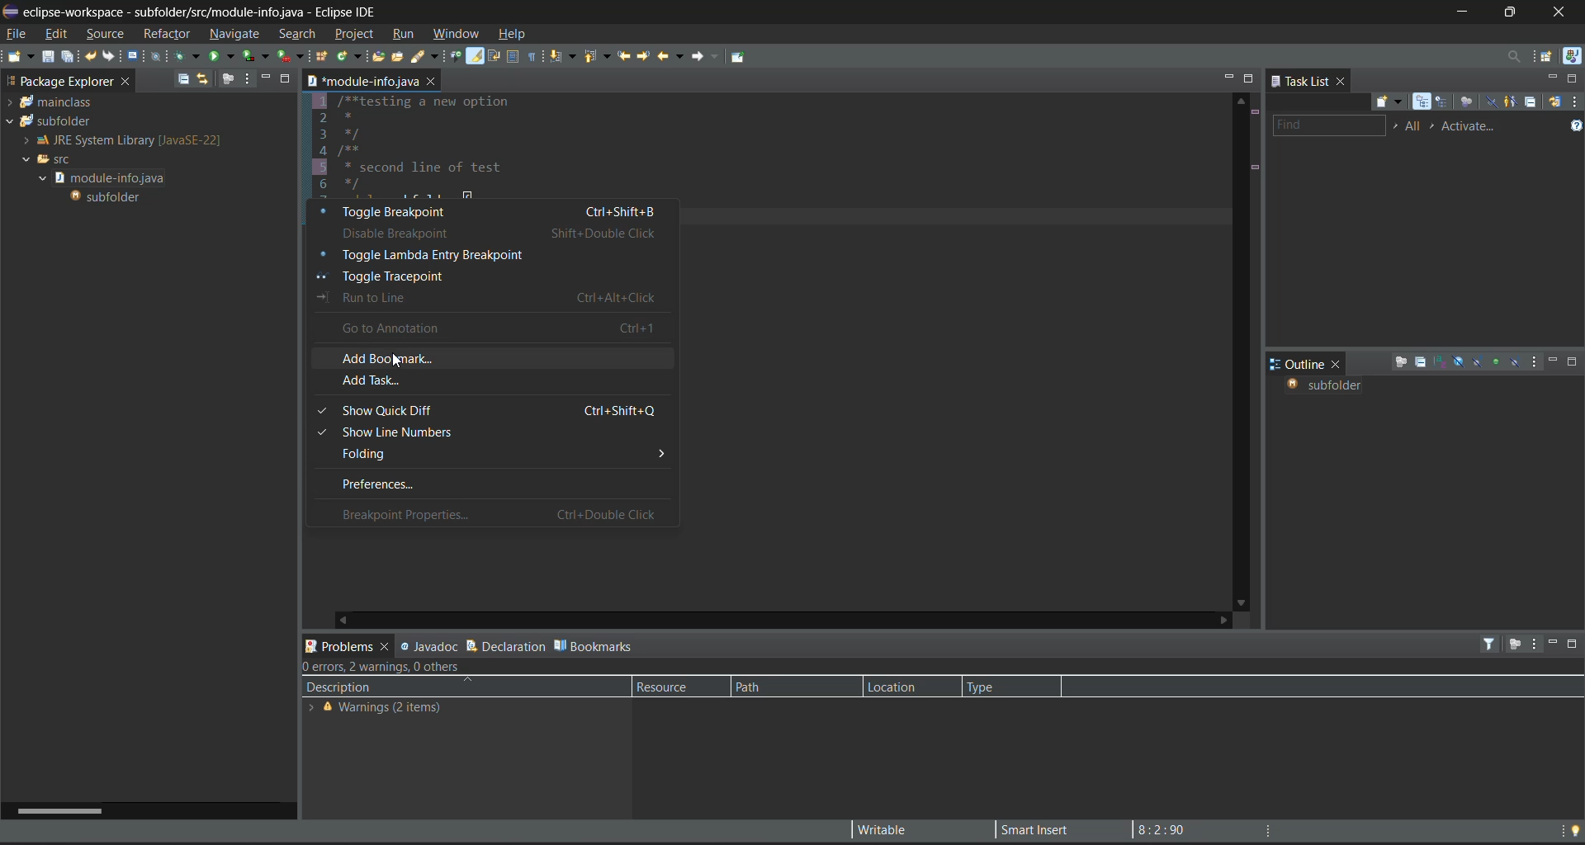 Image resolution: width=1585 pixels, height=845 pixels. I want to click on 1 /**testing a new option  2* 3 */ 4 /** 5* second line of test 6 */ , so click(444, 147).